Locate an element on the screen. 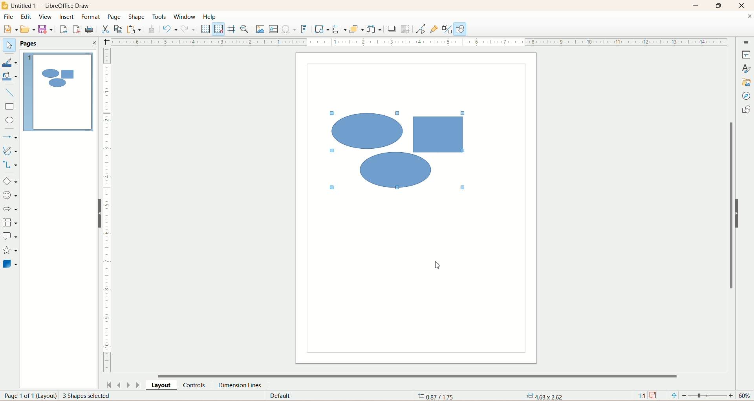 Image resolution: width=754 pixels, height=401 pixels. callout shapes is located at coordinates (10, 237).